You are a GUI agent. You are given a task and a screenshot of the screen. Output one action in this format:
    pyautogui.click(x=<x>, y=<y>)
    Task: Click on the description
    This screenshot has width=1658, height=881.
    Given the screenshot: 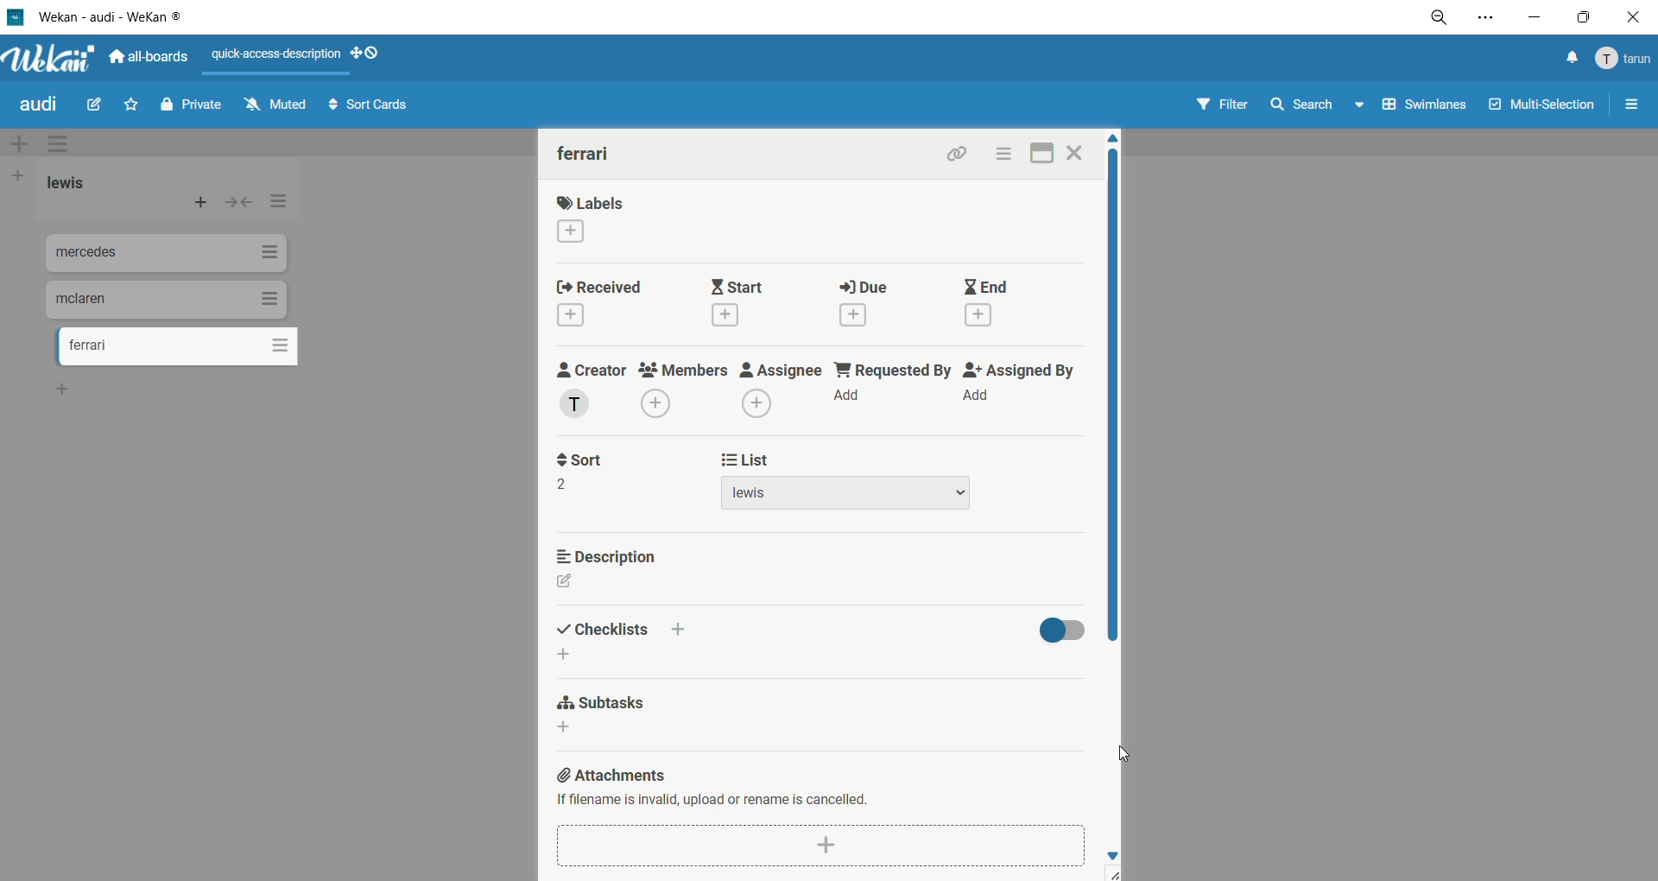 What is the action you would take?
    pyautogui.click(x=611, y=555)
    